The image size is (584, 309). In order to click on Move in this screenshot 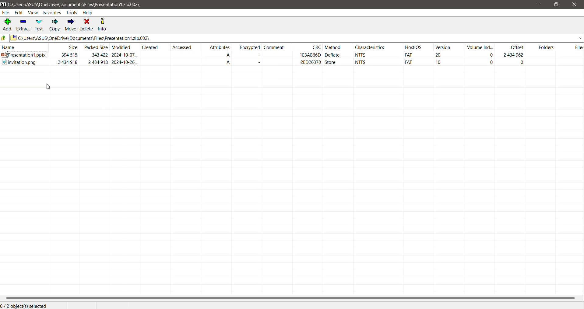, I will do `click(70, 25)`.